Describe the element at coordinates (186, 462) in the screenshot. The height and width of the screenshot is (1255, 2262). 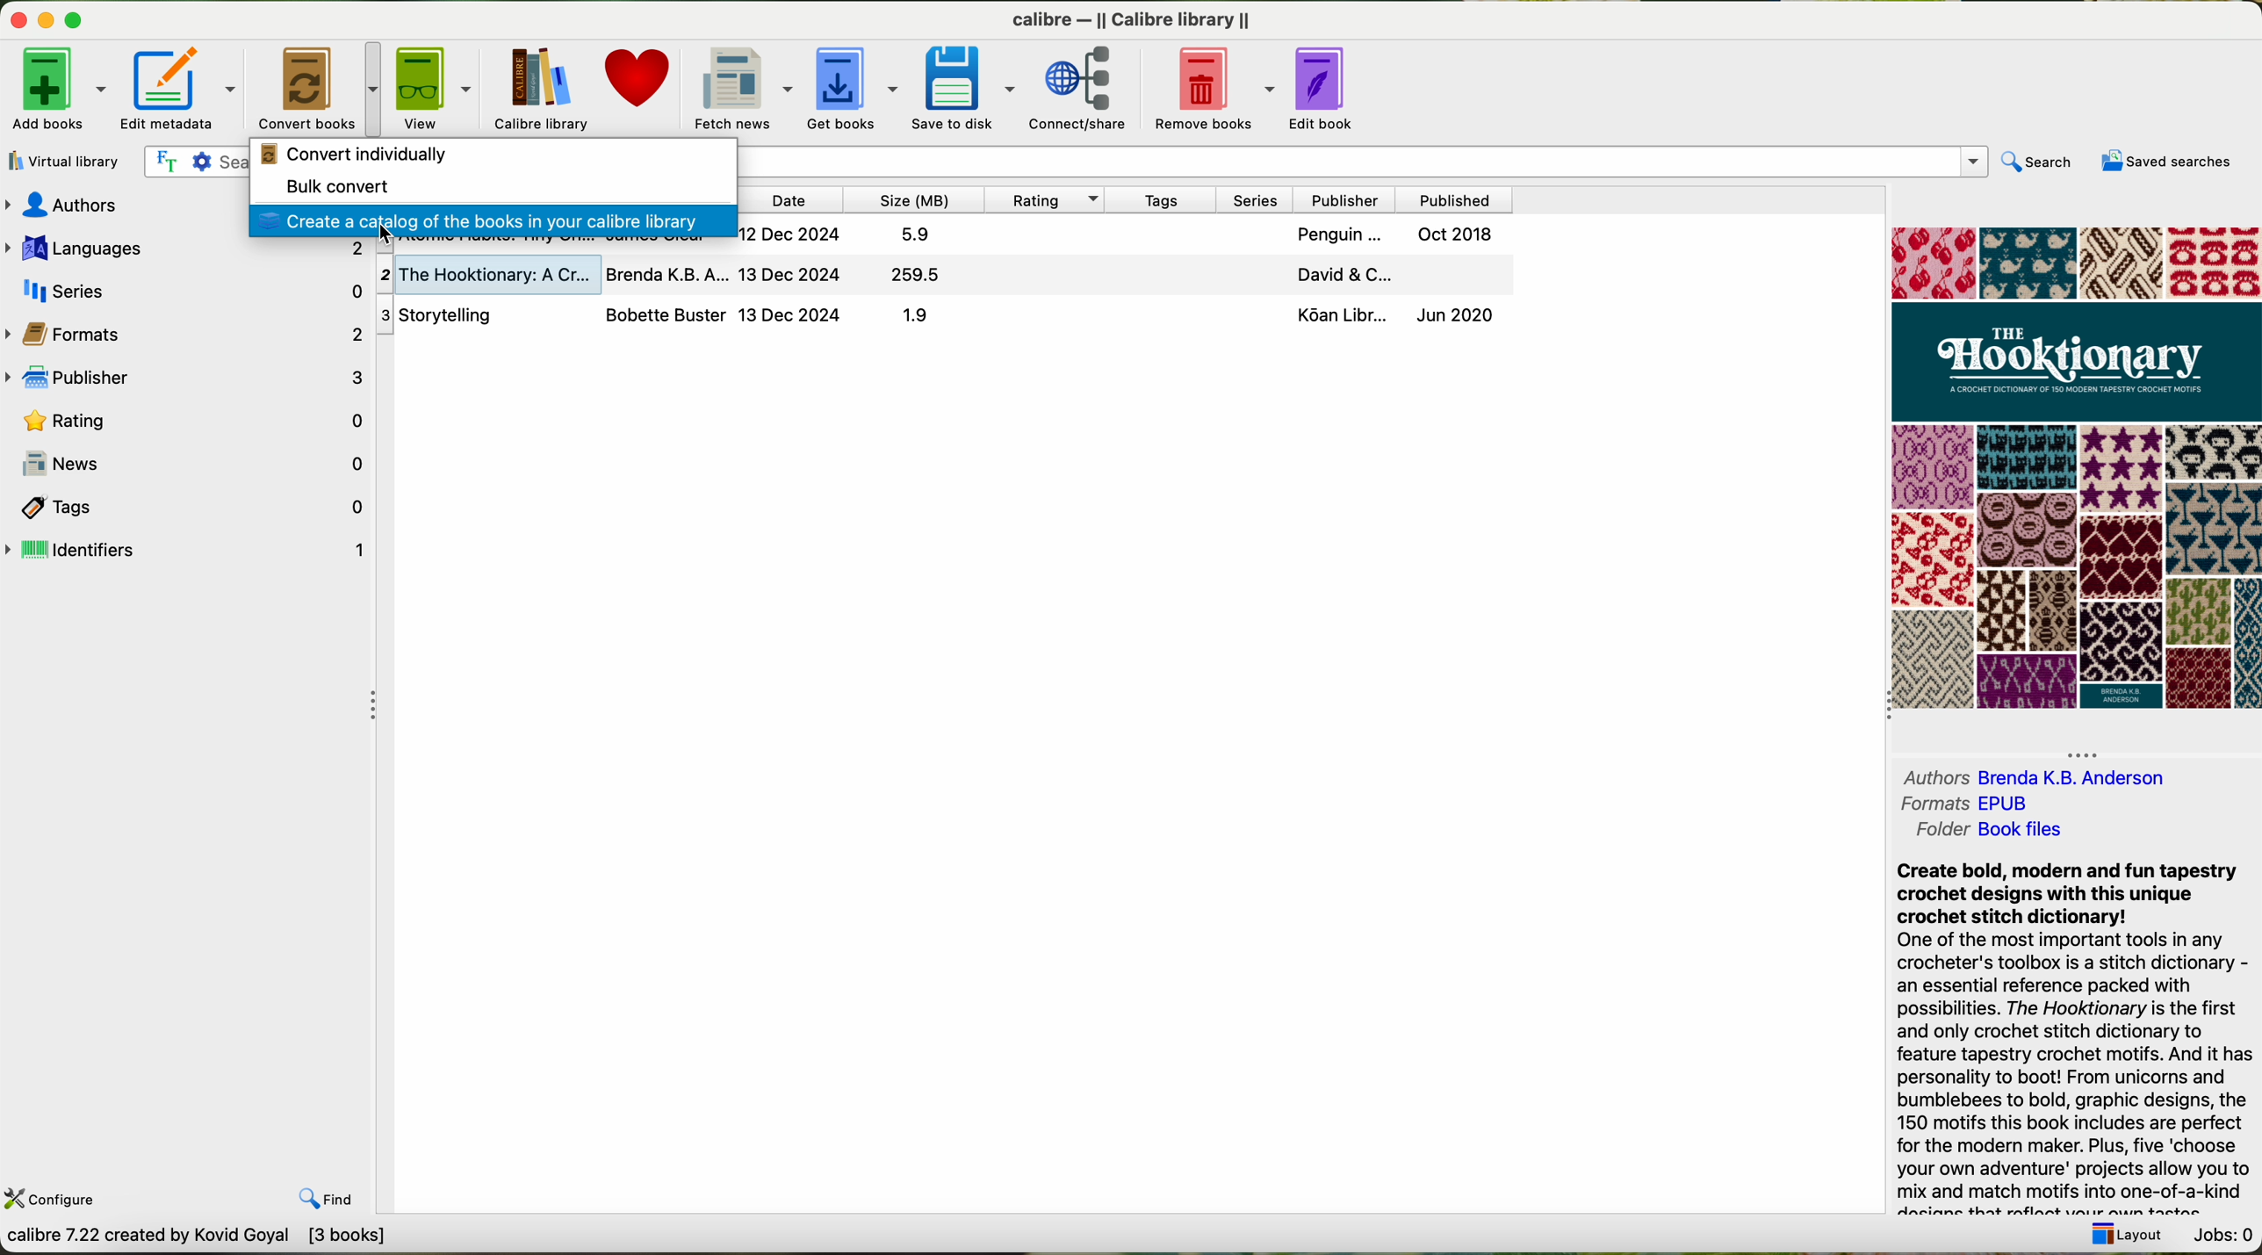
I see `news` at that location.